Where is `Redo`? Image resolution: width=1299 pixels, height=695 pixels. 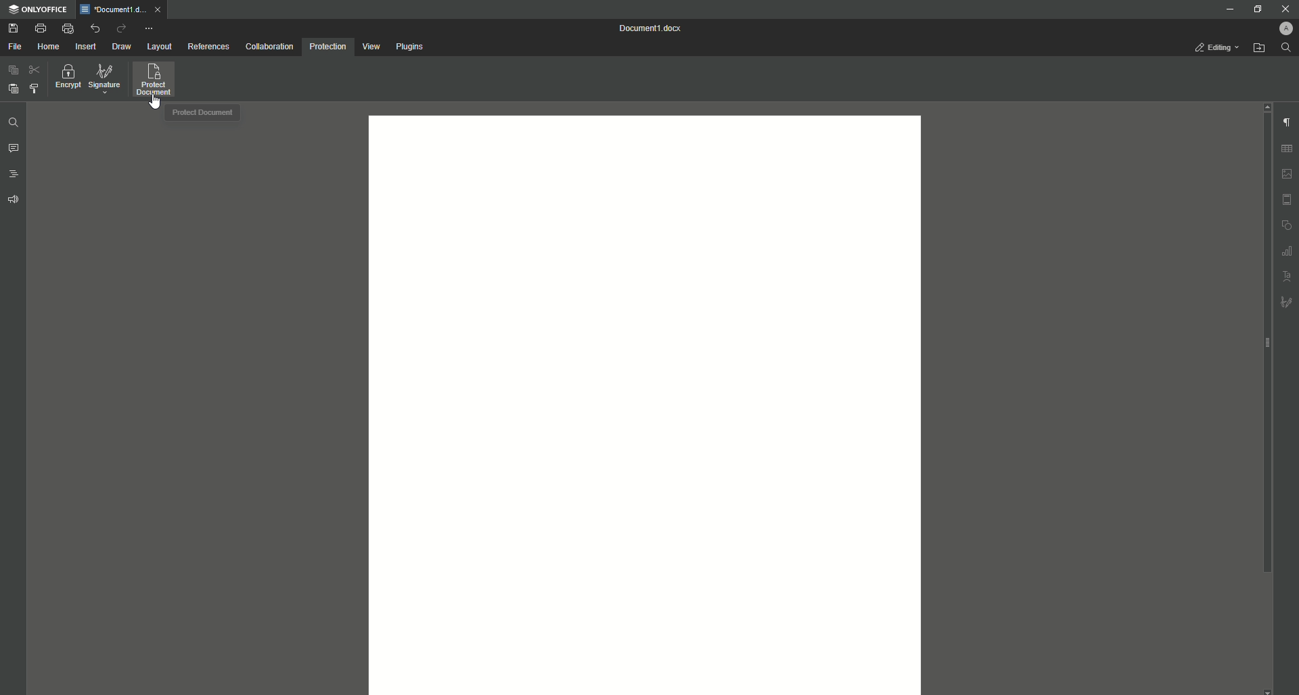 Redo is located at coordinates (121, 28).